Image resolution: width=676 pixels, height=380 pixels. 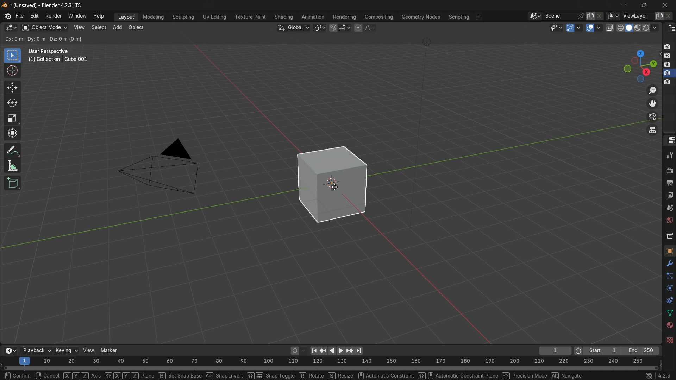 I want to click on particles, so click(x=669, y=275).